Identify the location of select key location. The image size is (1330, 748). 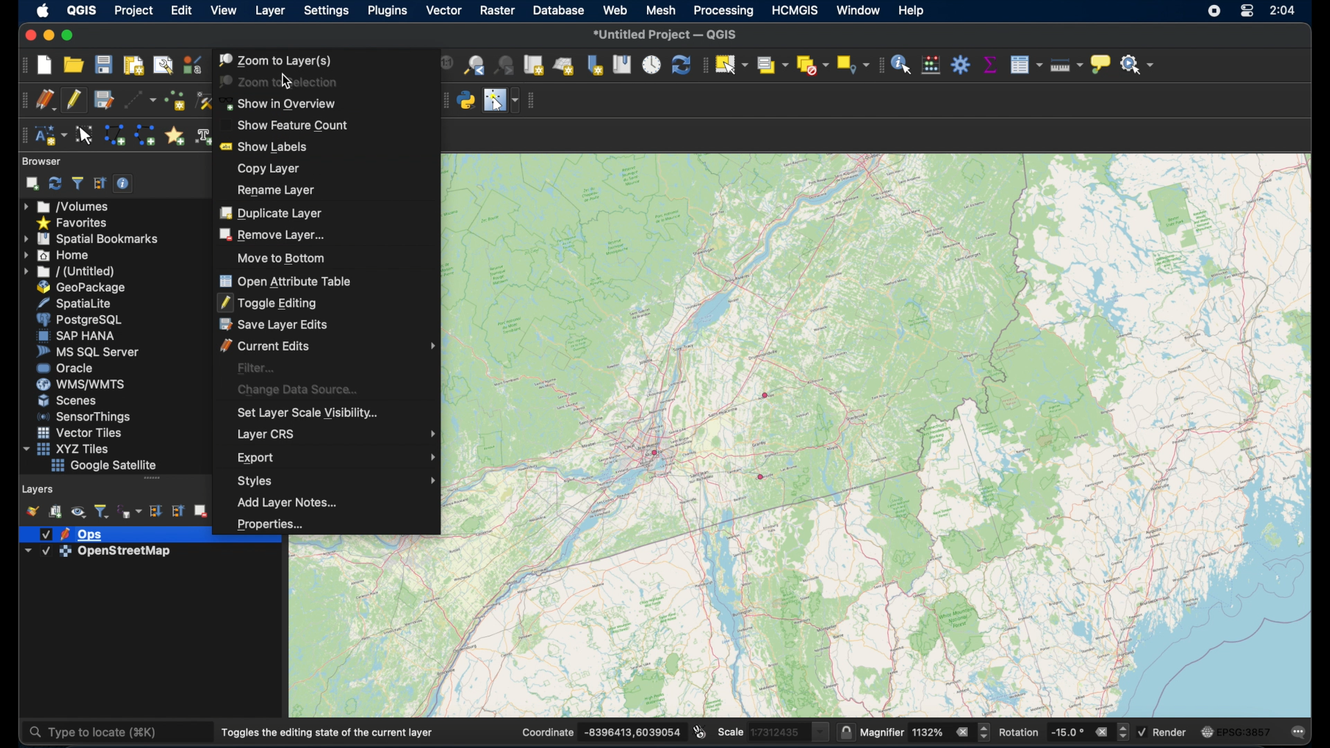
(852, 64).